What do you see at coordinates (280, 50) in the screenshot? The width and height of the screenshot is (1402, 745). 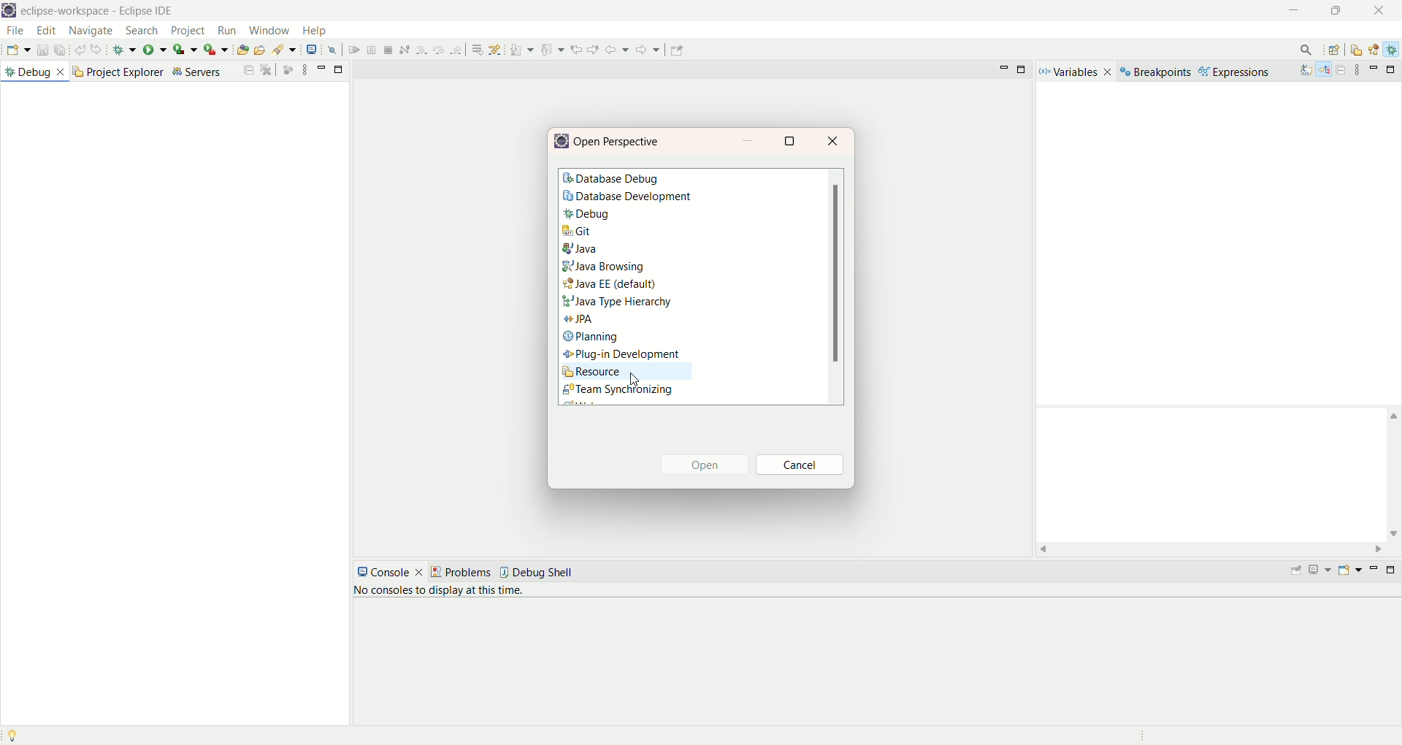 I see `create a new Java servlet` at bounding box center [280, 50].